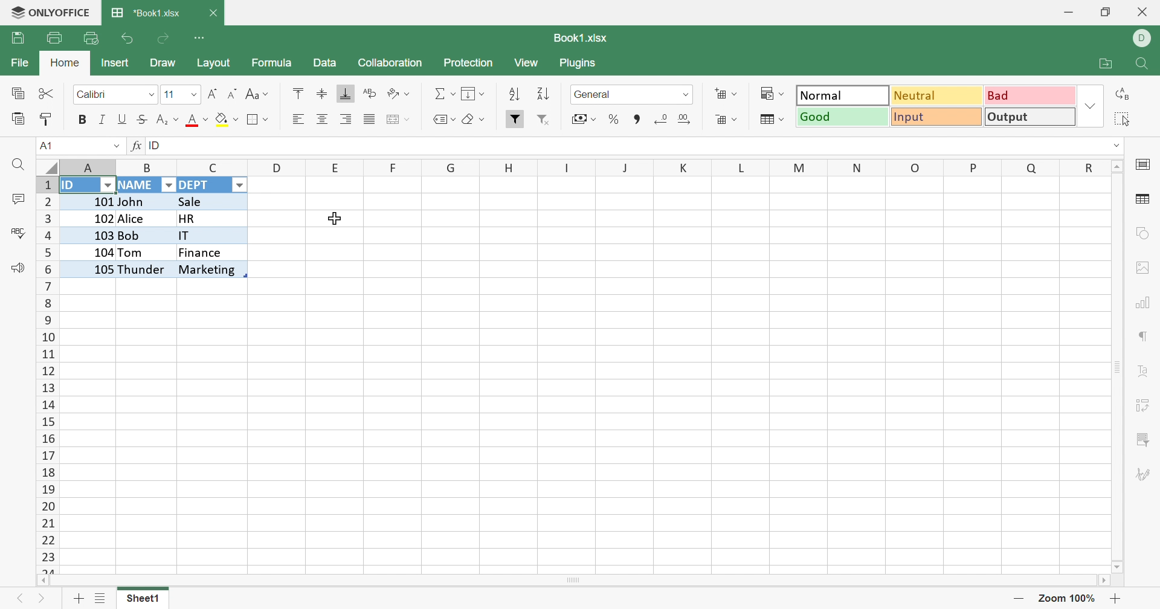 The width and height of the screenshot is (1160, 609). I want to click on Find, so click(17, 167).